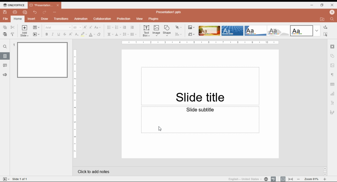  What do you see at coordinates (302, 31) in the screenshot?
I see `slide them option` at bounding box center [302, 31].